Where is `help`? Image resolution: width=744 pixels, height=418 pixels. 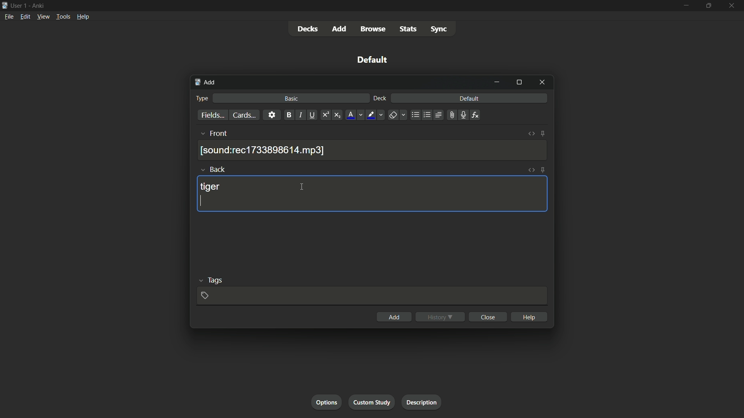 help is located at coordinates (529, 316).